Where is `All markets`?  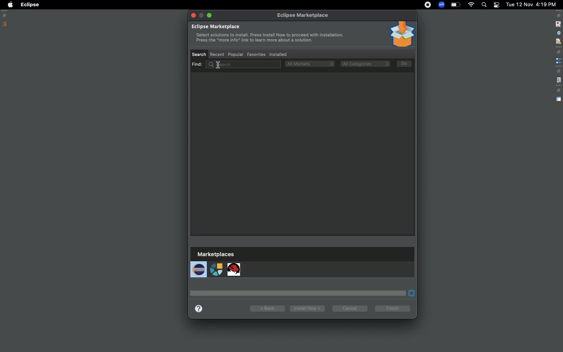 All markets is located at coordinates (310, 63).